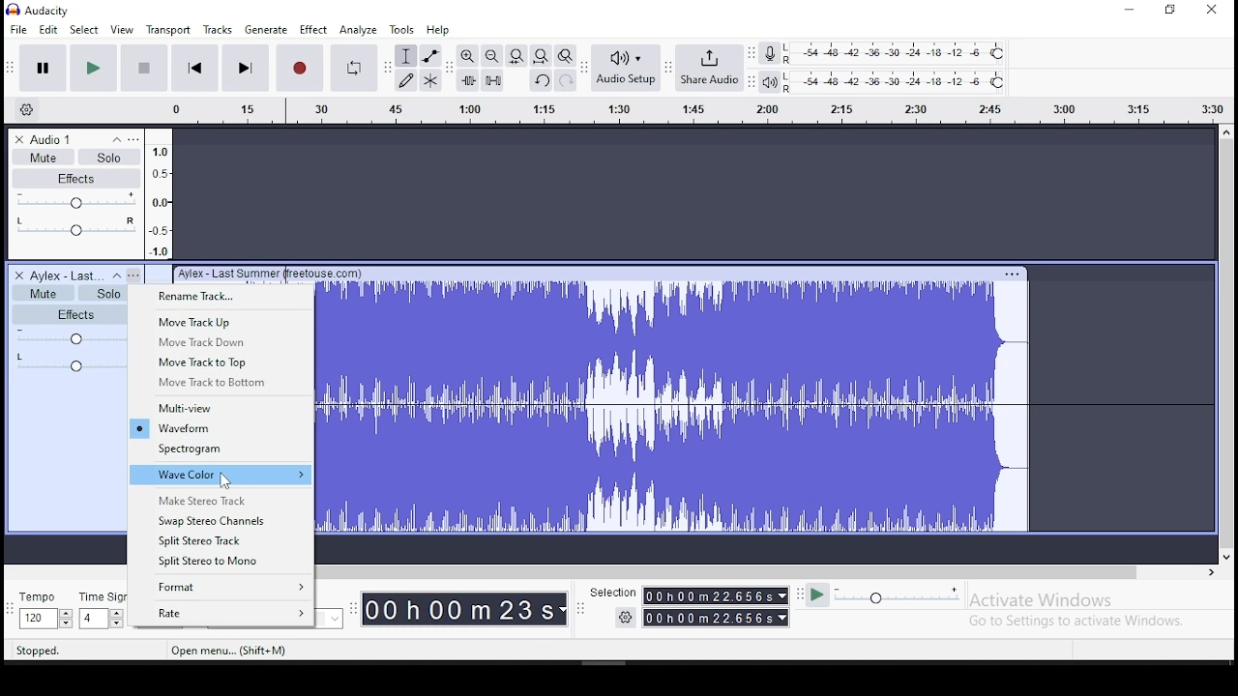 This screenshot has height=696, width=1238. What do you see at coordinates (770, 398) in the screenshot?
I see `track` at bounding box center [770, 398].